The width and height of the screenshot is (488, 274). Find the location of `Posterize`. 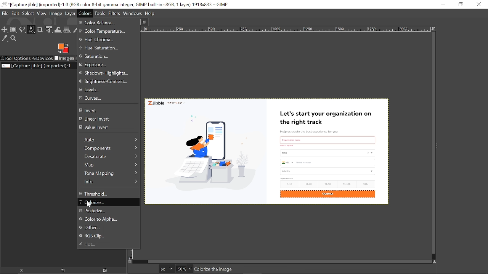

Posterize is located at coordinates (108, 211).